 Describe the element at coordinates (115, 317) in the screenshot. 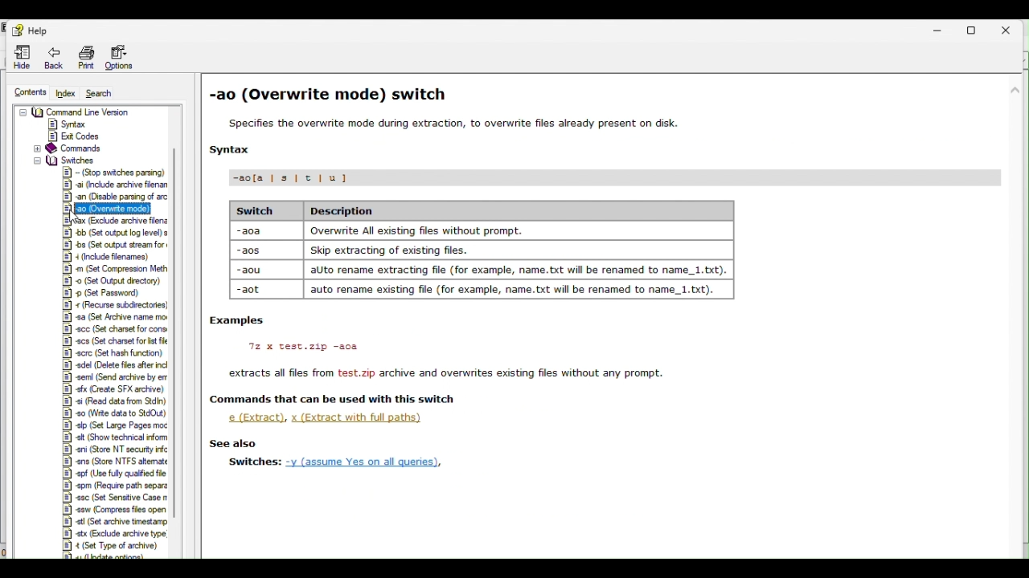

I see `|#] sa (Set Archive name mor` at that location.